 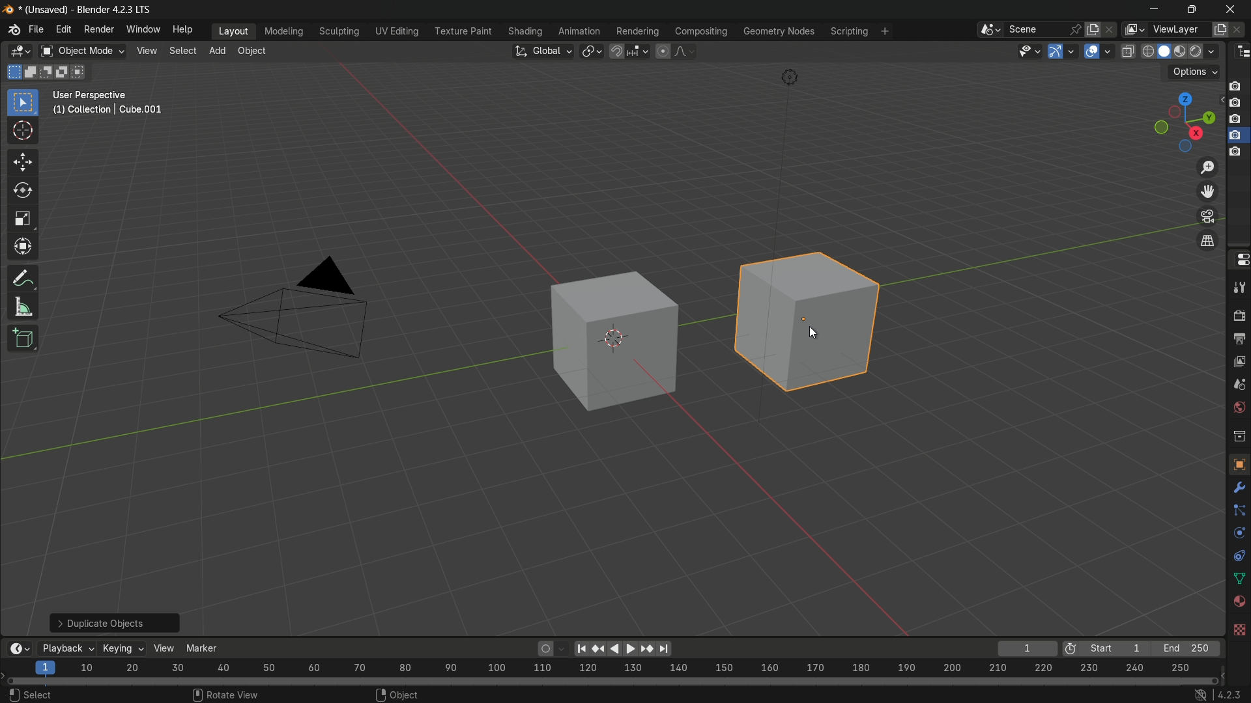 I want to click on object tab, so click(x=255, y=51).